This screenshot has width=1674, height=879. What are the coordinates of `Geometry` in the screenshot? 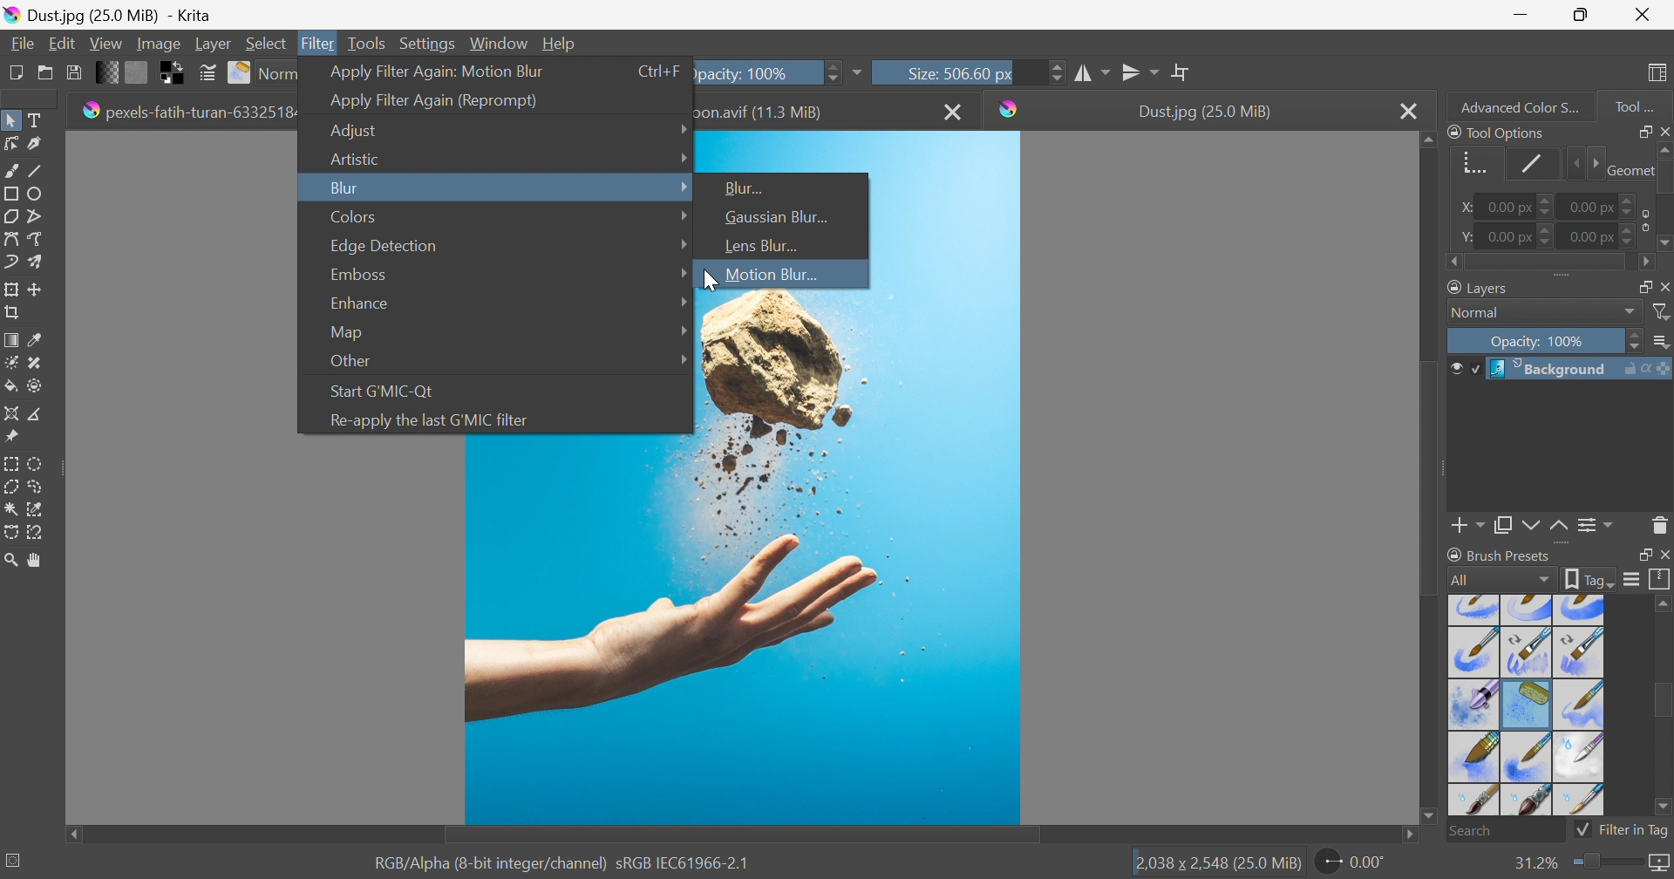 It's located at (1470, 160).